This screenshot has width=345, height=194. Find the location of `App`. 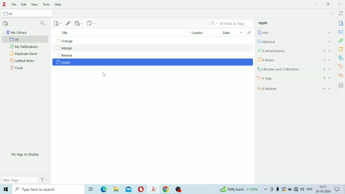

App is located at coordinates (180, 188).